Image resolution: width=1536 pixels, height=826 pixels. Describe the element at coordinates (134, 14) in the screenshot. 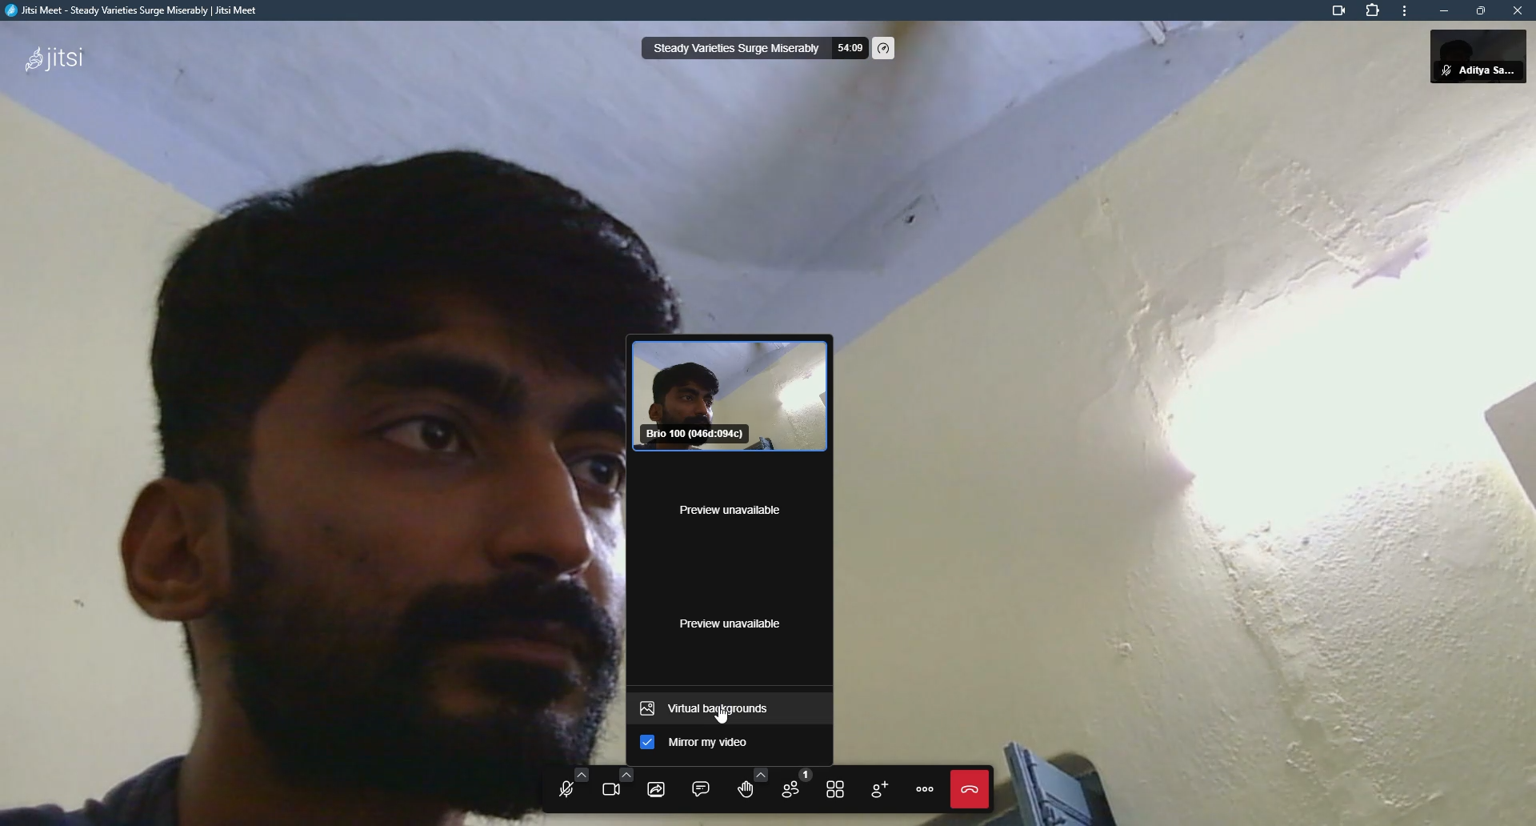

I see `jitsi` at that location.